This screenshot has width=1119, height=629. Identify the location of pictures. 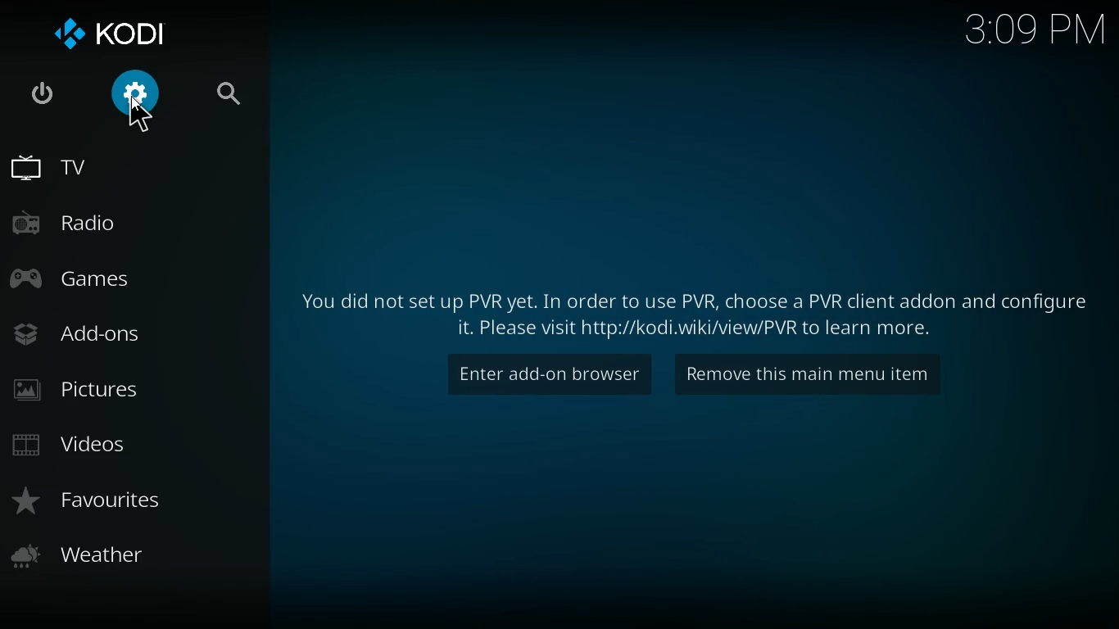
(106, 385).